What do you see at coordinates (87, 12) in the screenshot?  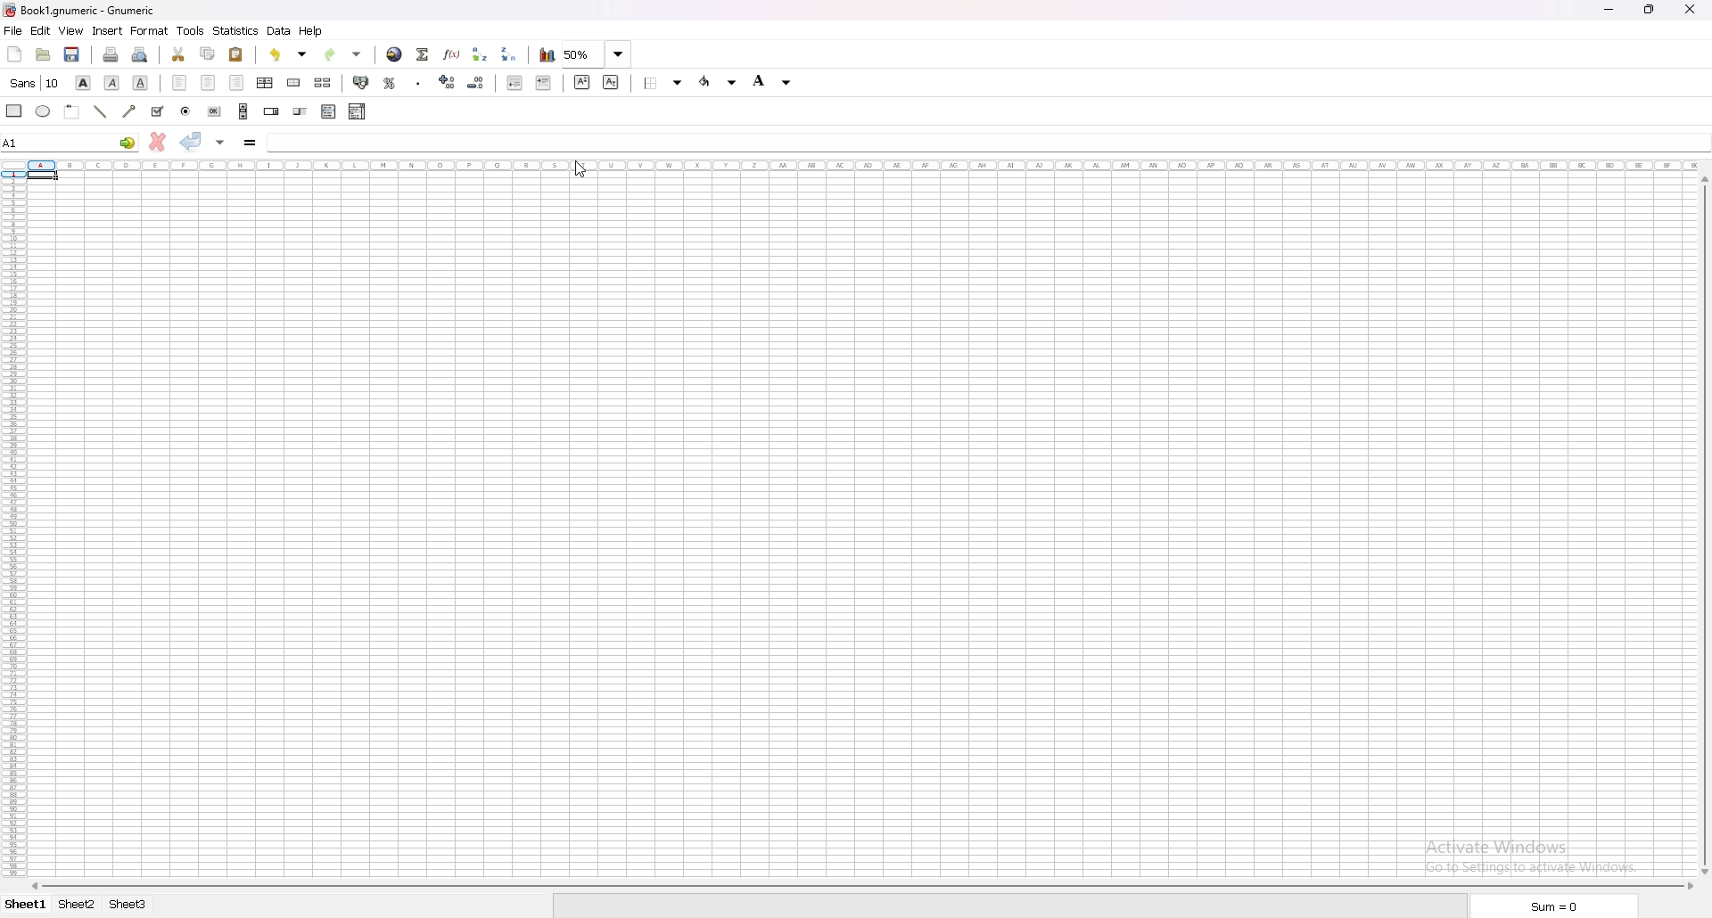 I see `} Book1.gnumeric - Gnumeric` at bounding box center [87, 12].